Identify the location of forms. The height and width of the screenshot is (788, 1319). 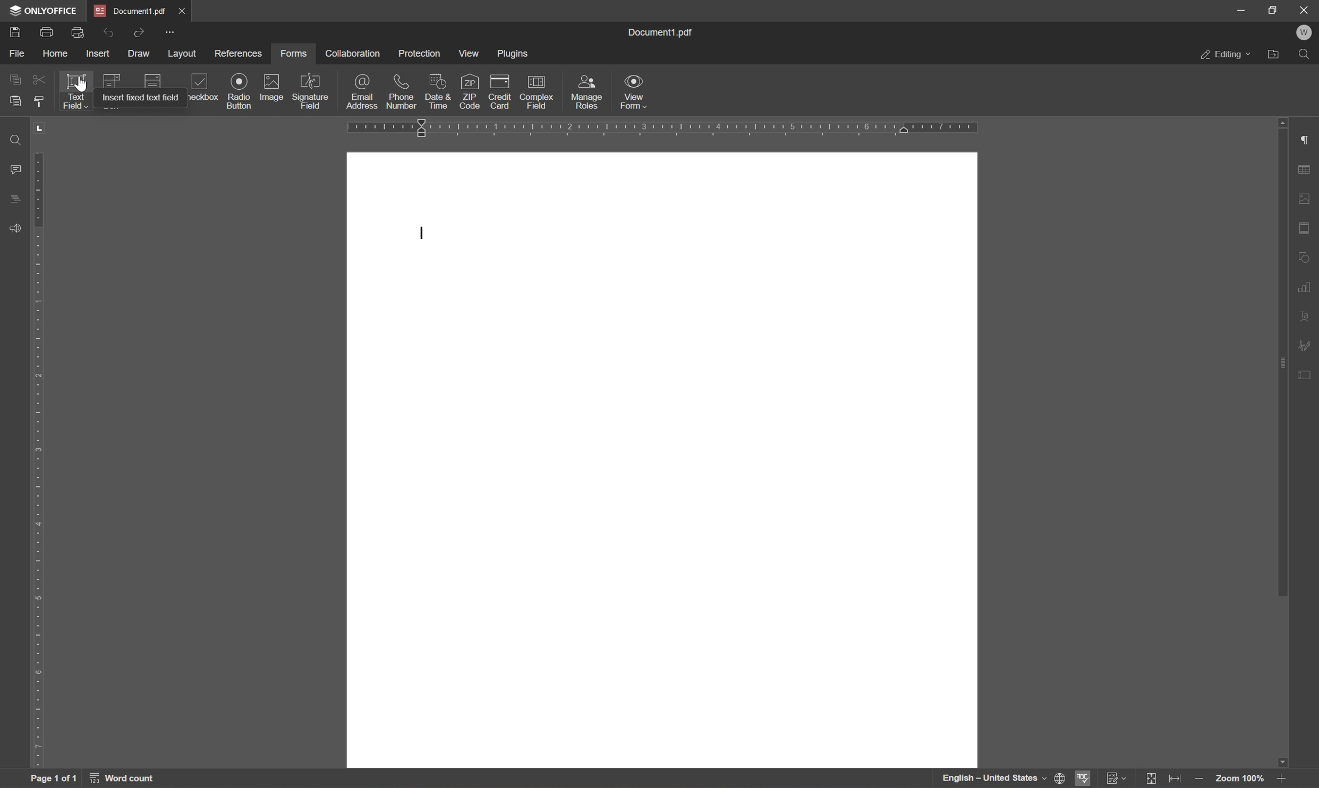
(295, 54).